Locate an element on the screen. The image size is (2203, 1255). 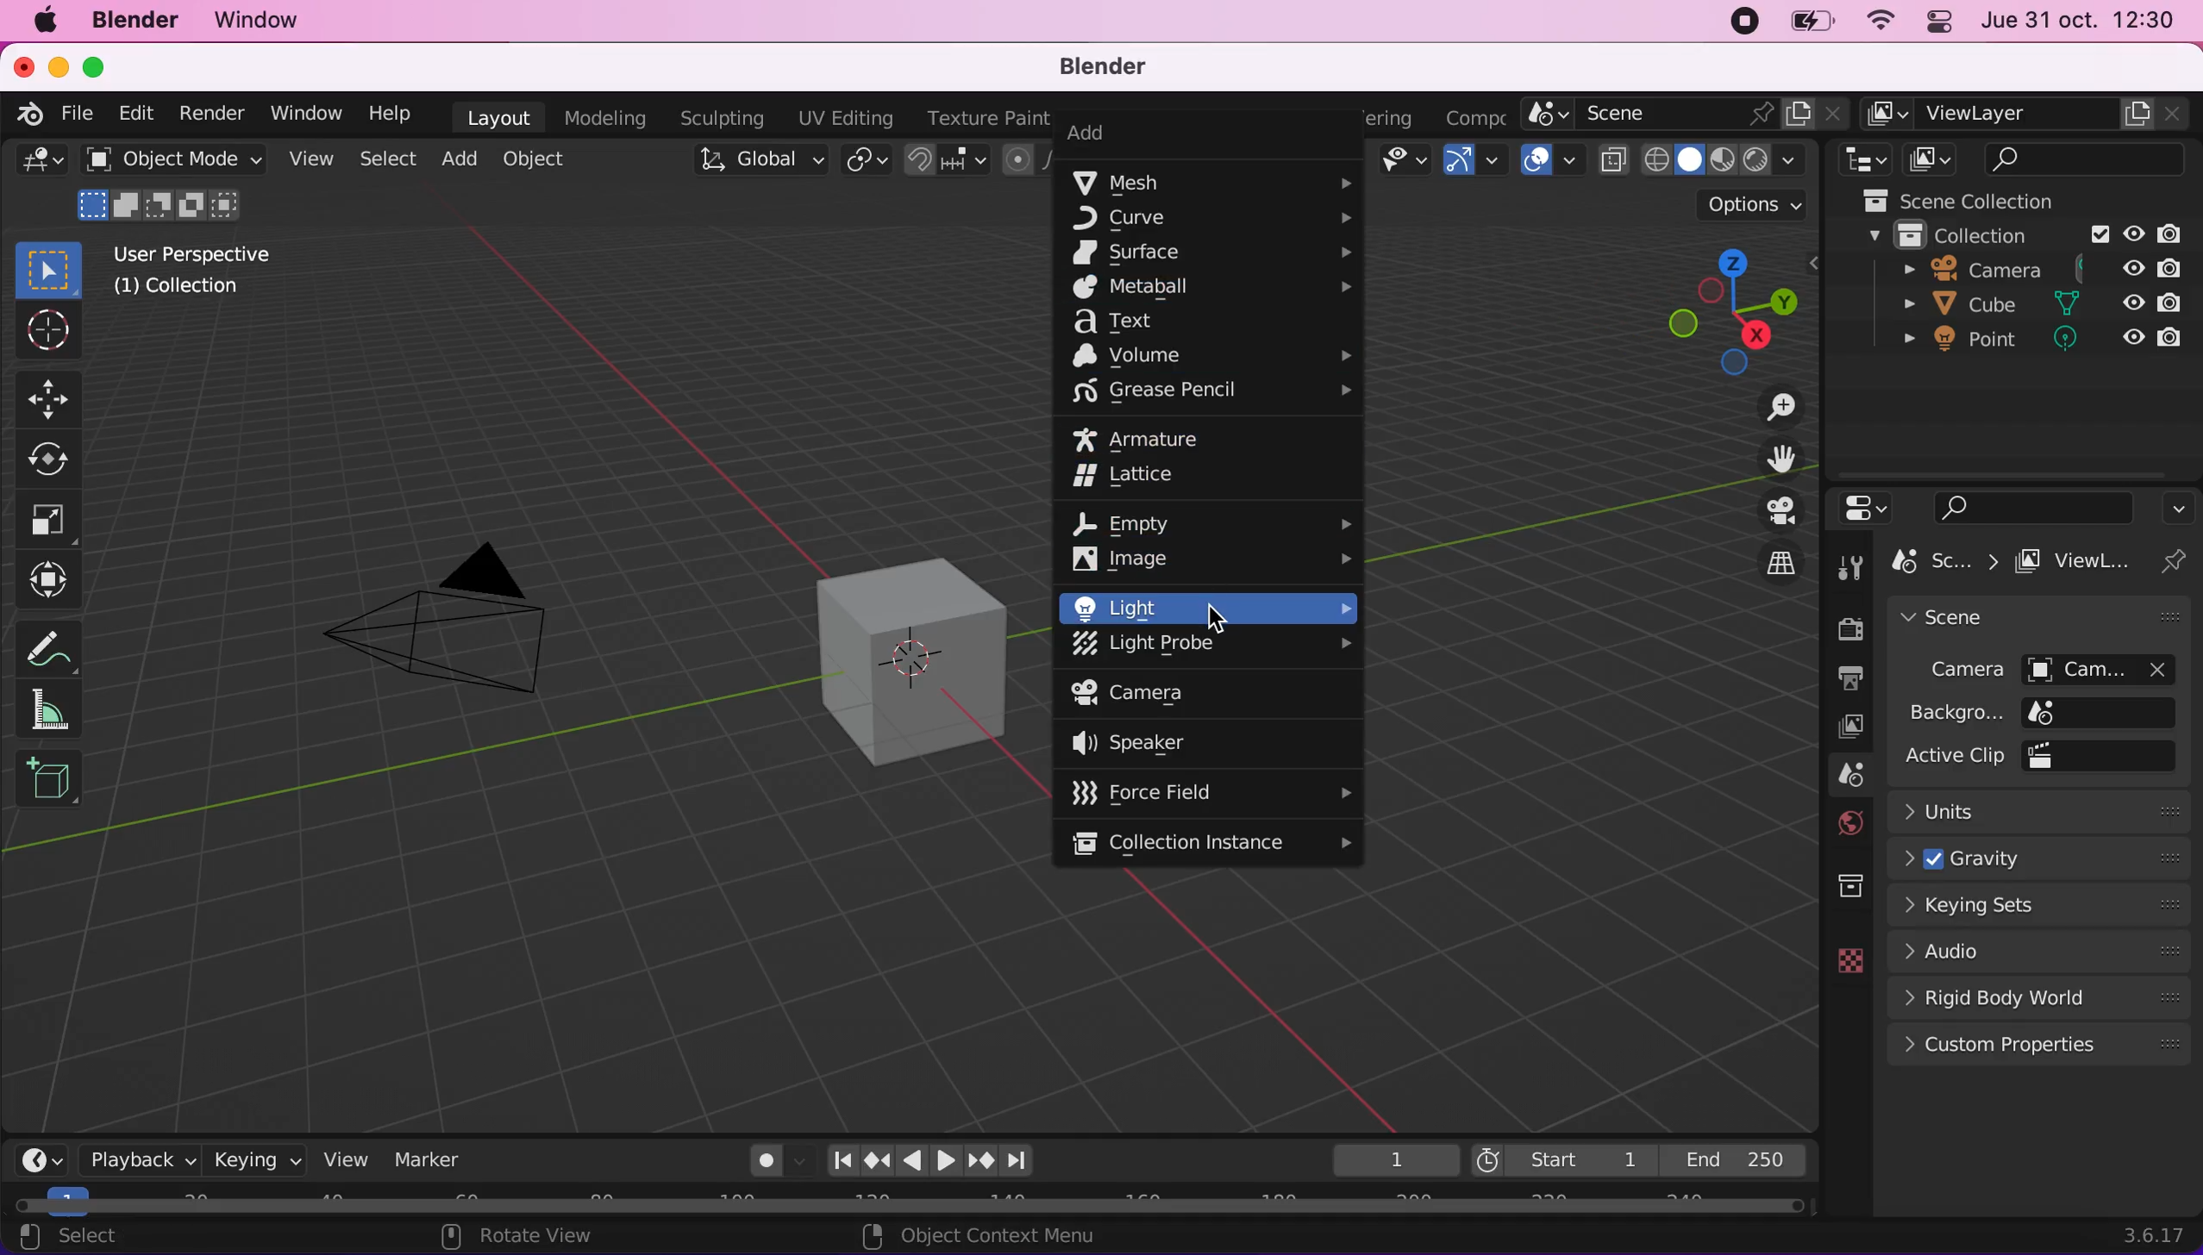
active clip is located at coordinates (1952, 756).